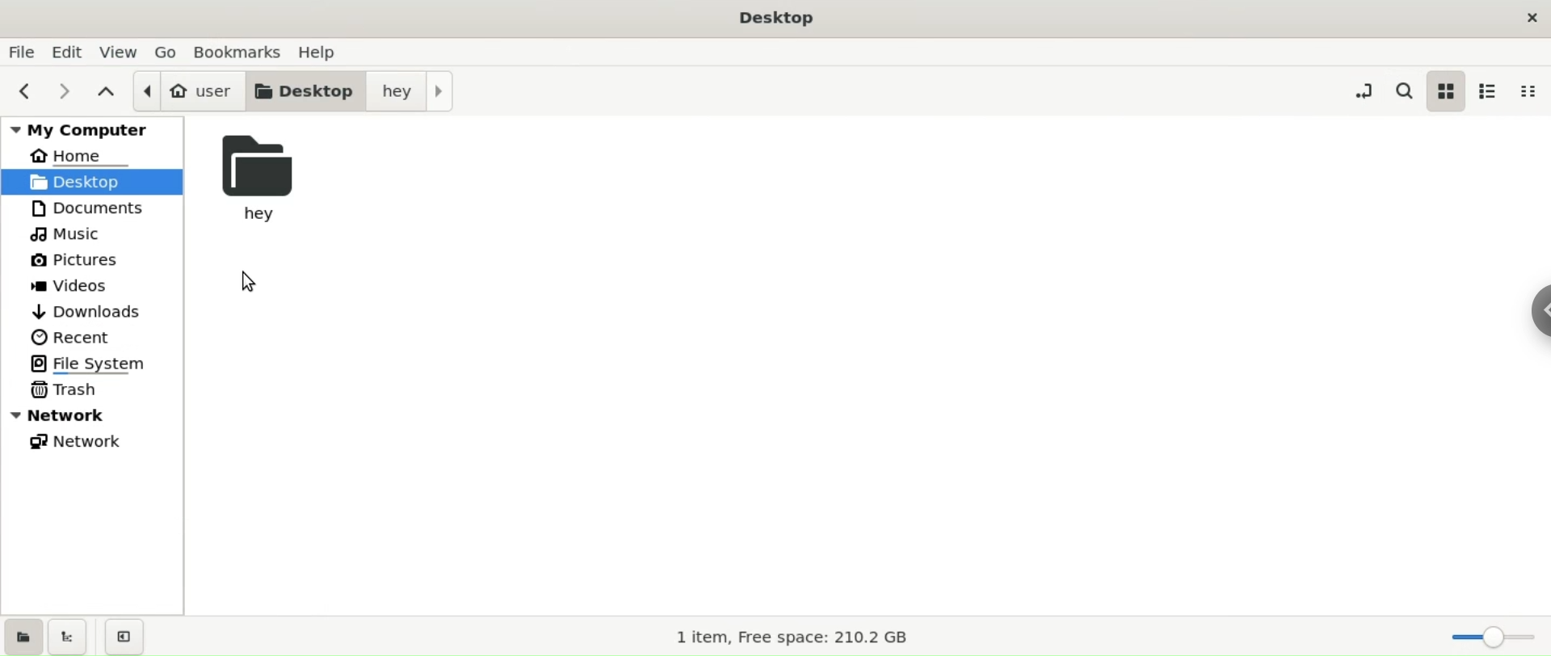  What do you see at coordinates (74, 637) in the screenshot?
I see `show treeview` at bounding box center [74, 637].